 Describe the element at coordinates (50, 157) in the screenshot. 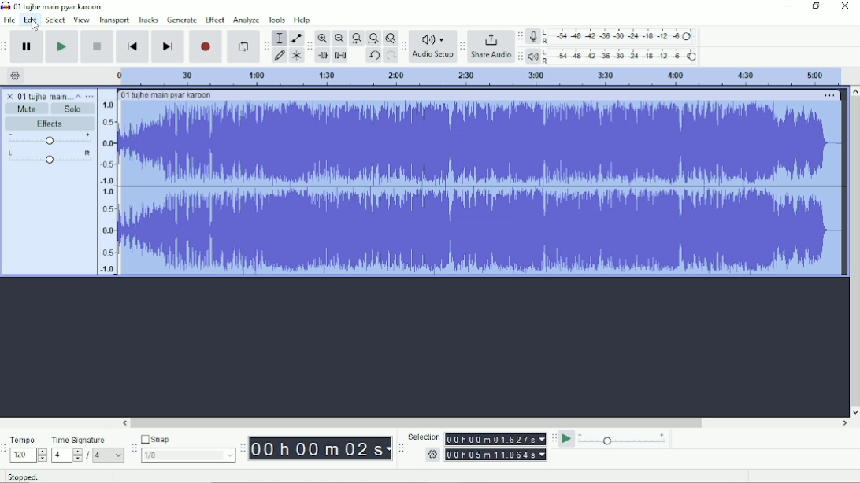

I see `Pan` at that location.